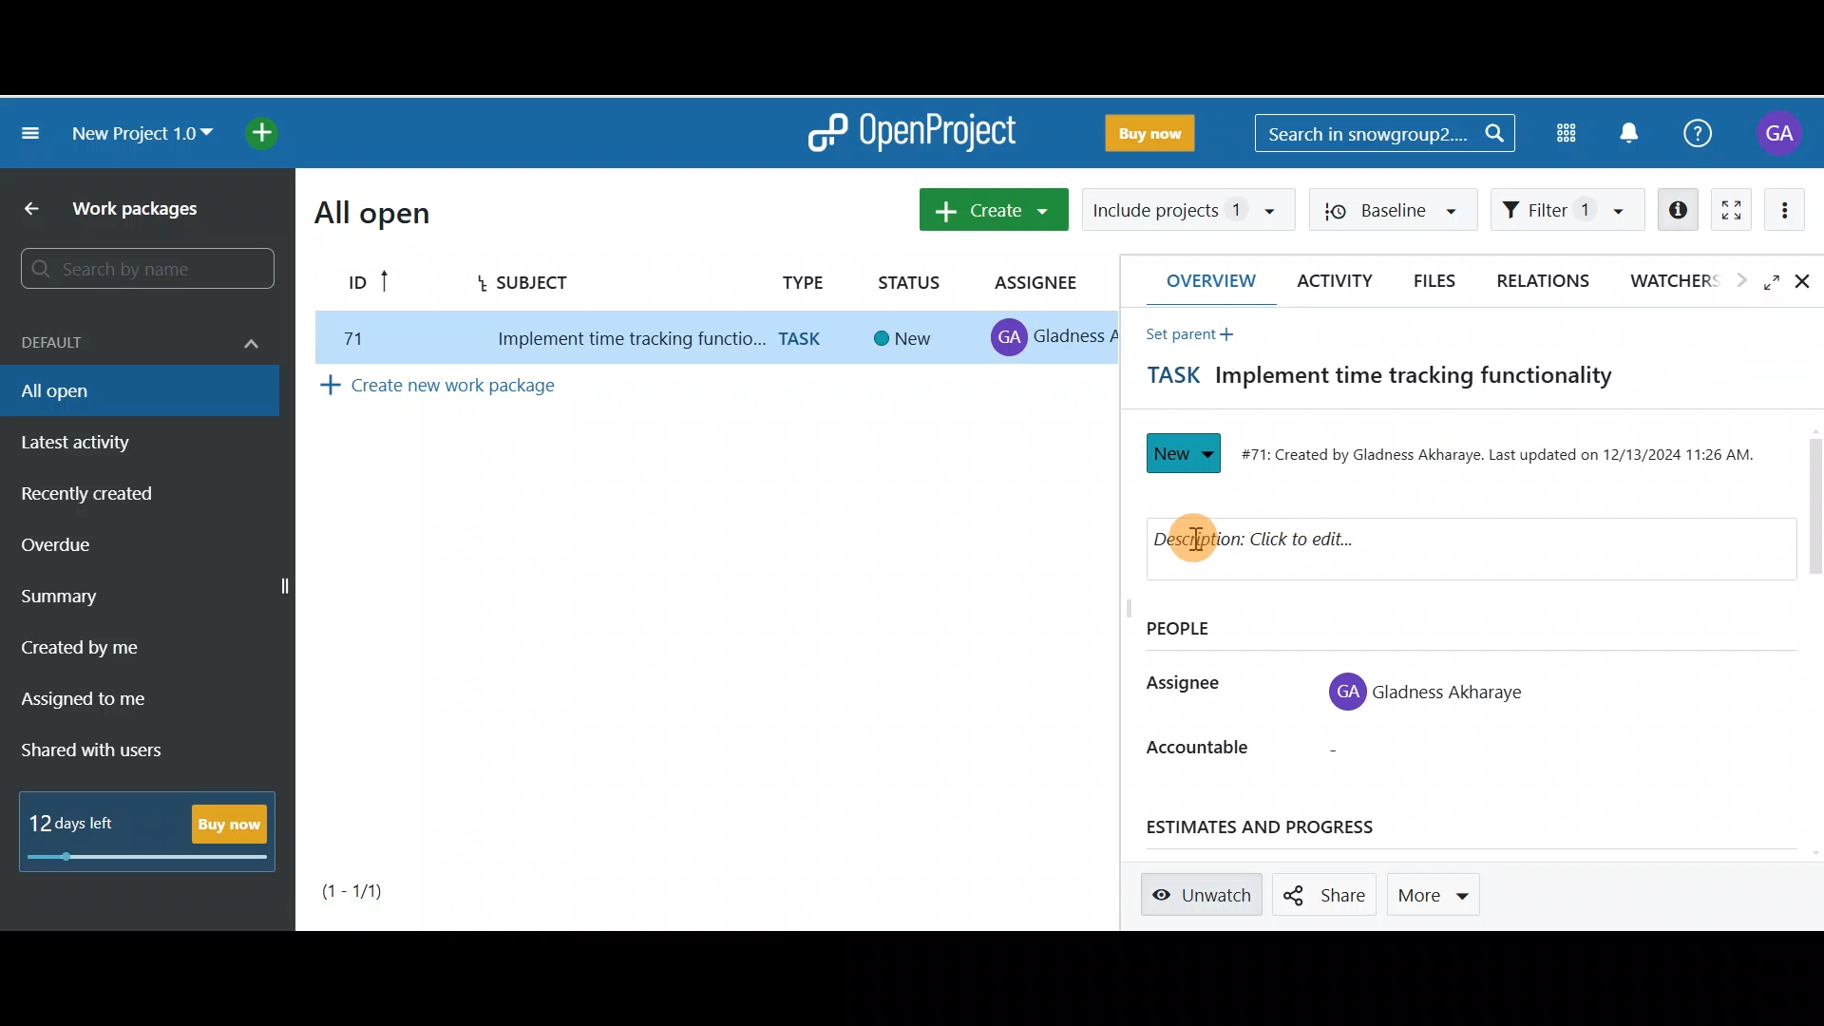 This screenshot has width=1824, height=1026. I want to click on profile icon, so click(1011, 338).